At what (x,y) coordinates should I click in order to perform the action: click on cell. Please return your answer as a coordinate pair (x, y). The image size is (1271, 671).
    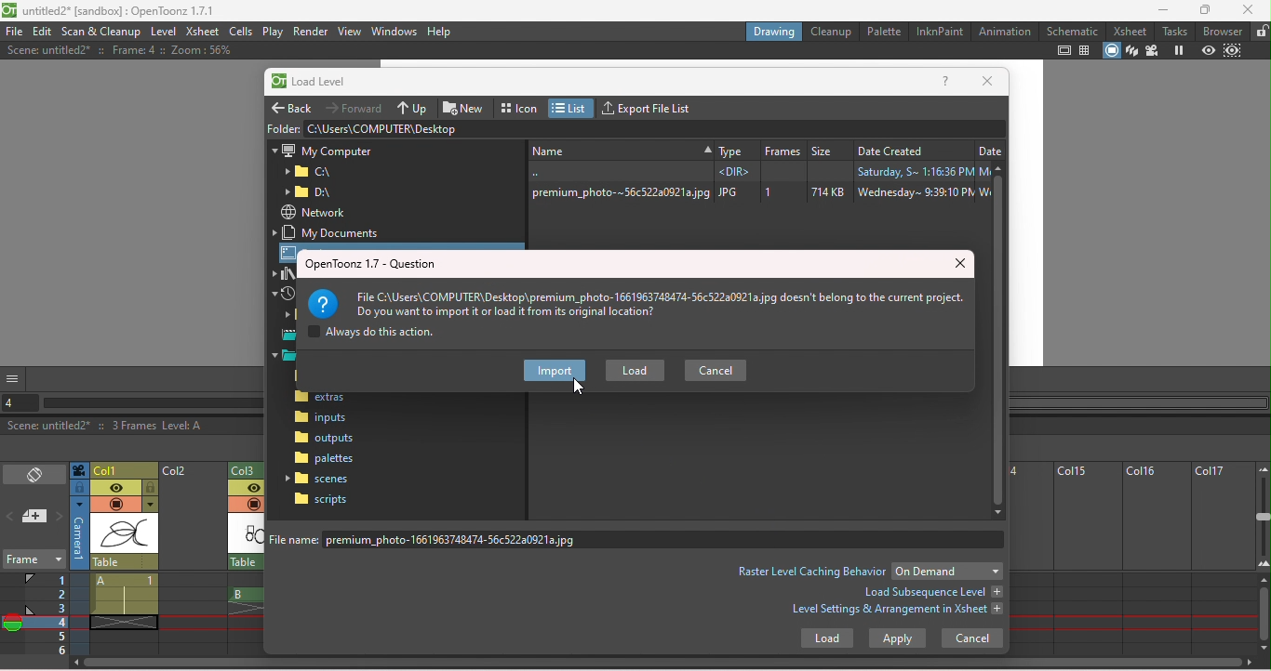
    Looking at the image, I should click on (121, 622).